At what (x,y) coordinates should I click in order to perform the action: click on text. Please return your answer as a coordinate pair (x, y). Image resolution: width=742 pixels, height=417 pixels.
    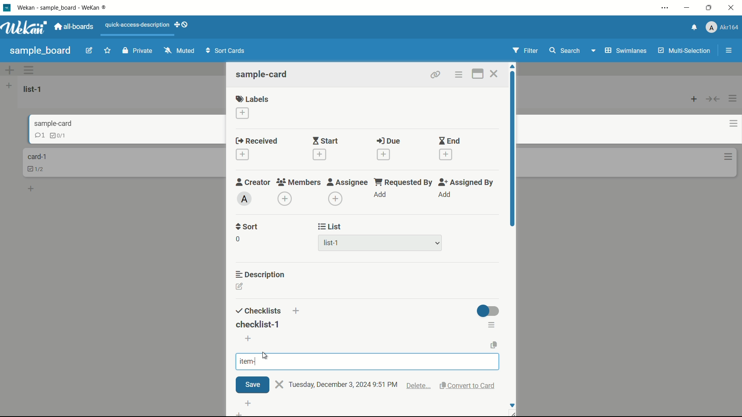
    Looking at the image, I should click on (344, 385).